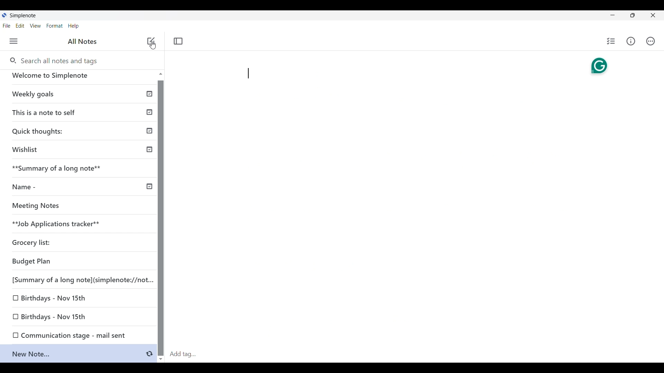  Describe the element at coordinates (599, 66) in the screenshot. I see `Grammarly extension` at that location.